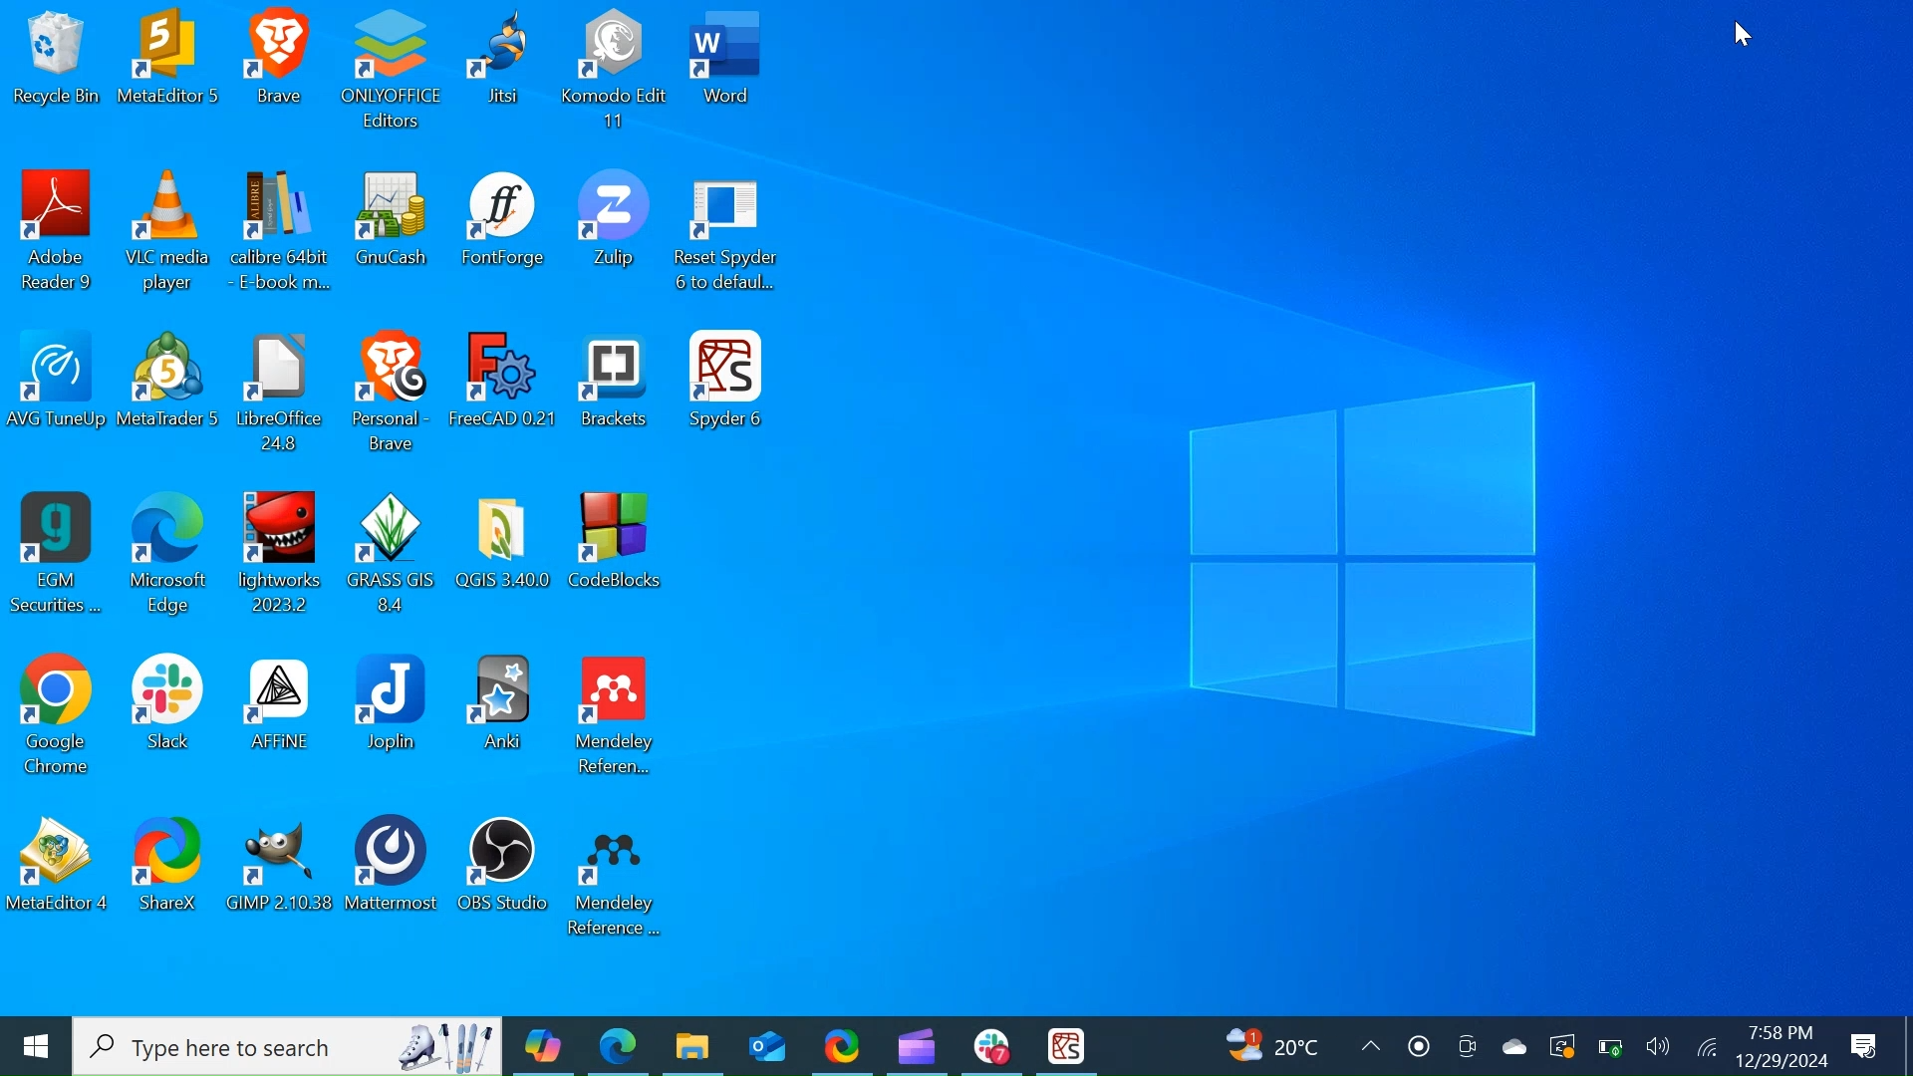  What do you see at coordinates (734, 69) in the screenshot?
I see `Word Desktop icon` at bounding box center [734, 69].